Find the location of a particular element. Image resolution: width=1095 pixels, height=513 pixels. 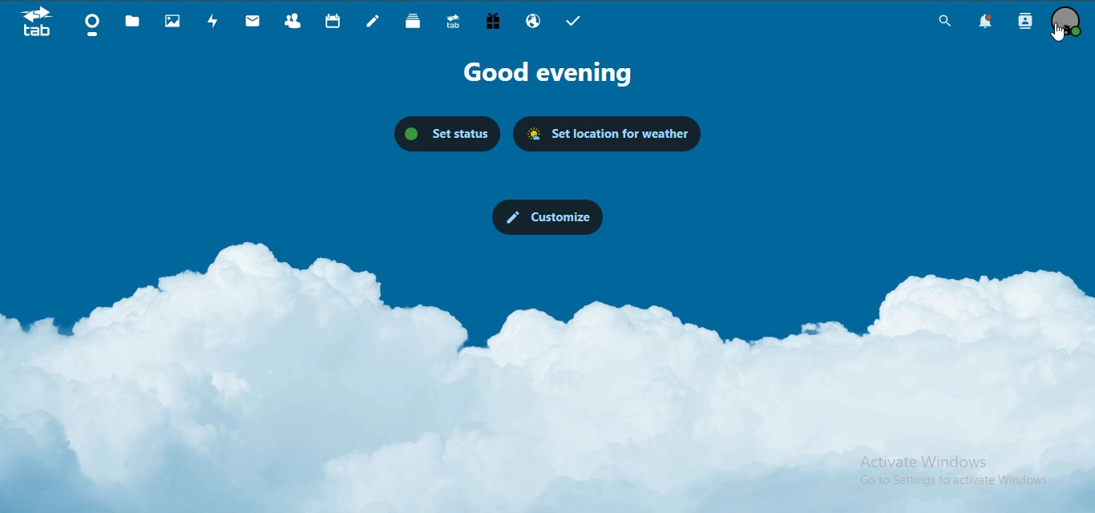

notes is located at coordinates (375, 22).